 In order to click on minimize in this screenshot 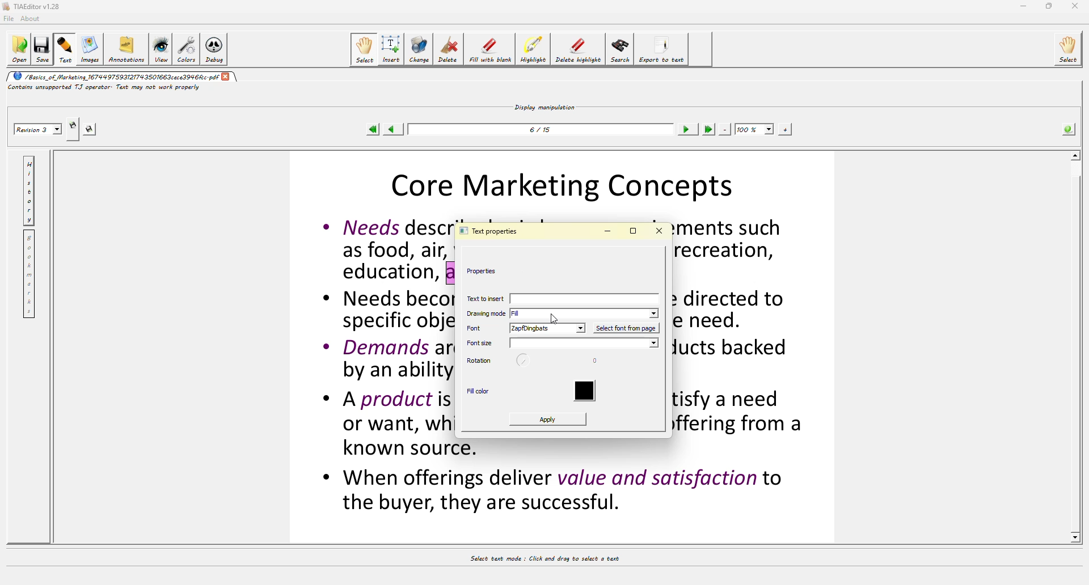, I will do `click(1023, 6)`.